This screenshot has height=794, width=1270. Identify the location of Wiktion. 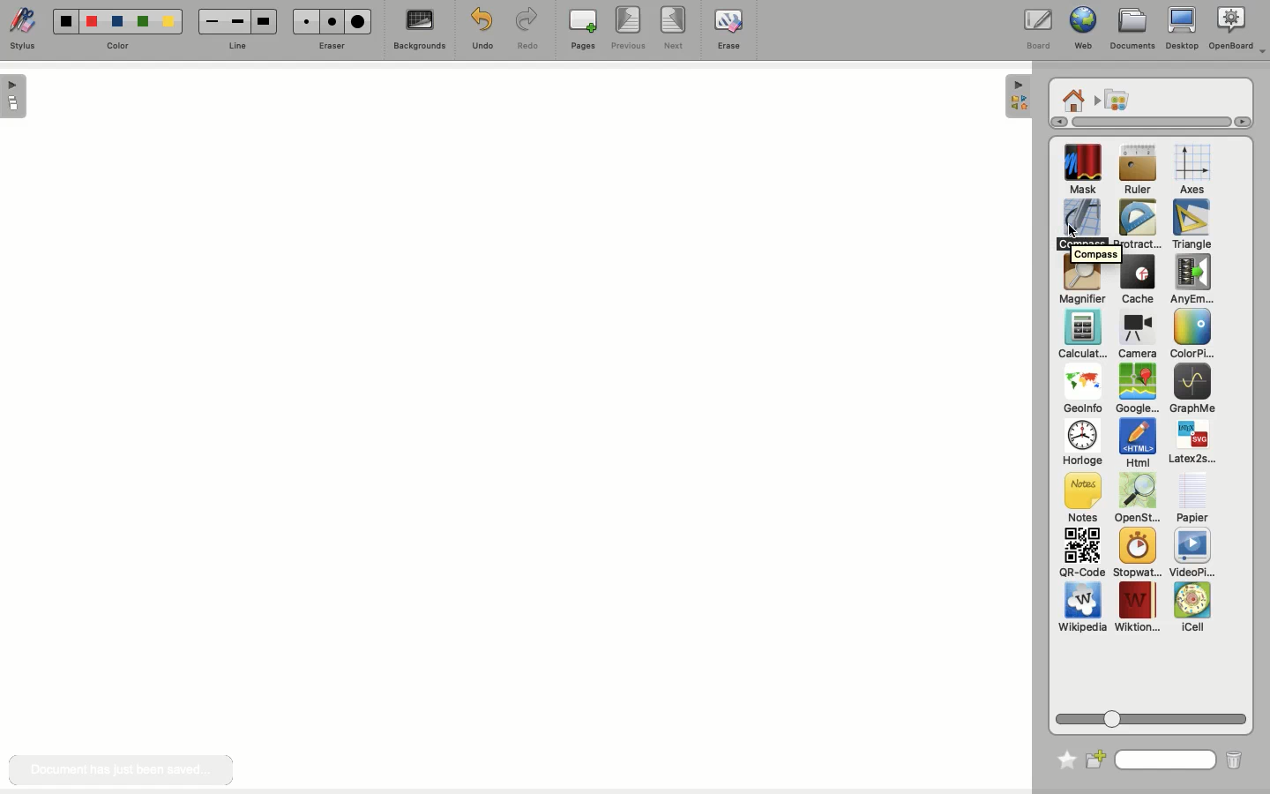
(1138, 608).